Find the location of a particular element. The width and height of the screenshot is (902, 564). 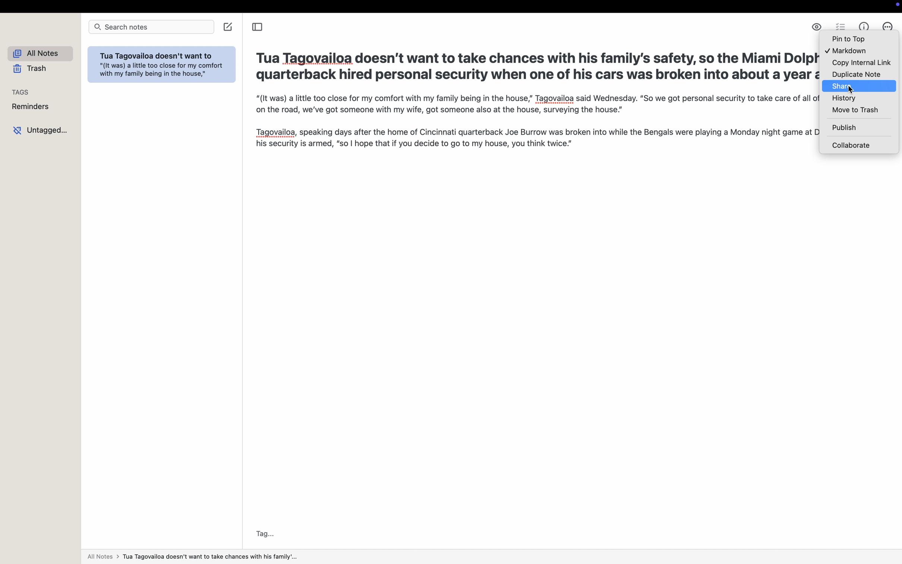

screen controls is located at coordinates (896, 6).